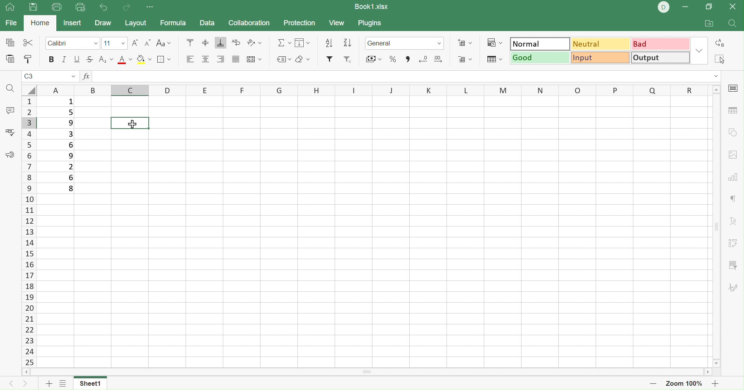 Image resolution: width=744 pixels, height=390 pixels. Describe the element at coordinates (72, 145) in the screenshot. I see `6` at that location.